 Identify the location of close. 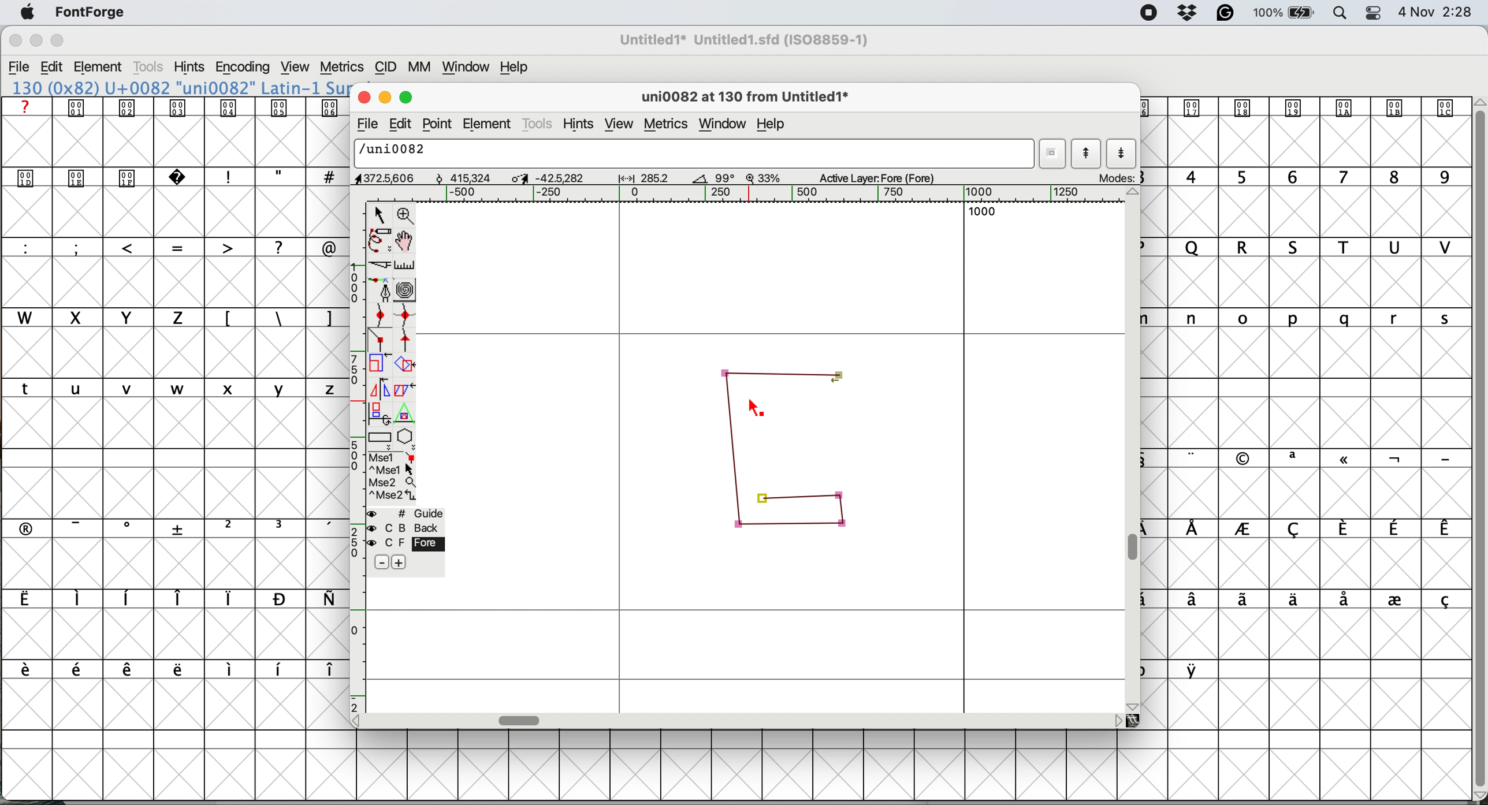
(362, 95).